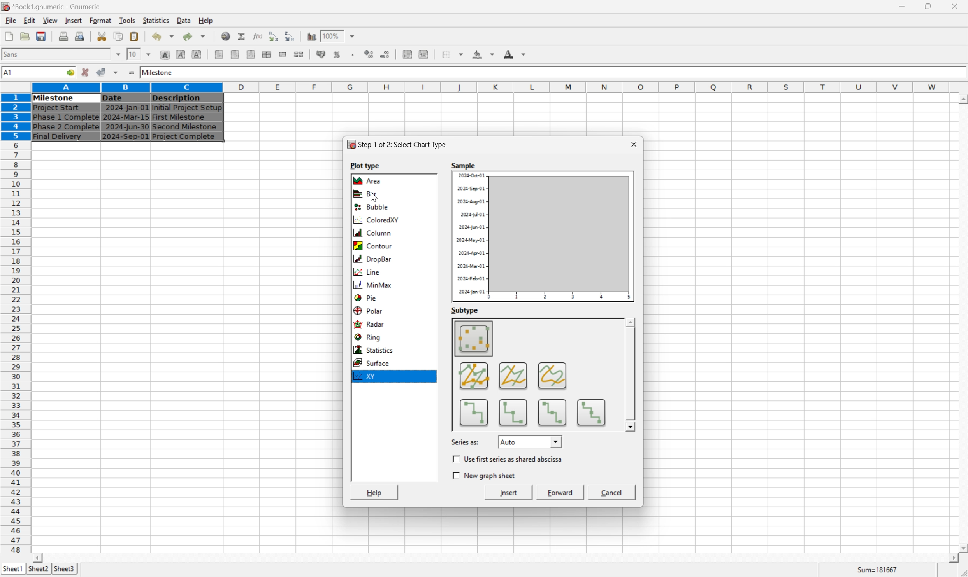  Describe the element at coordinates (376, 285) in the screenshot. I see `minmax` at that location.